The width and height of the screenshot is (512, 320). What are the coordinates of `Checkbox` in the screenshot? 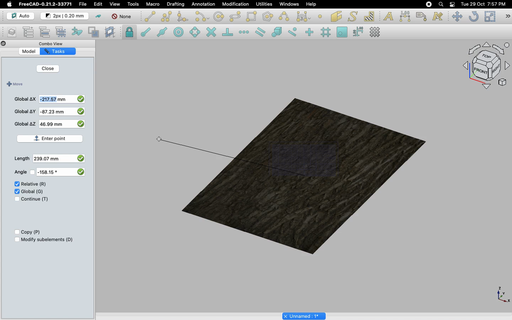 It's located at (16, 240).